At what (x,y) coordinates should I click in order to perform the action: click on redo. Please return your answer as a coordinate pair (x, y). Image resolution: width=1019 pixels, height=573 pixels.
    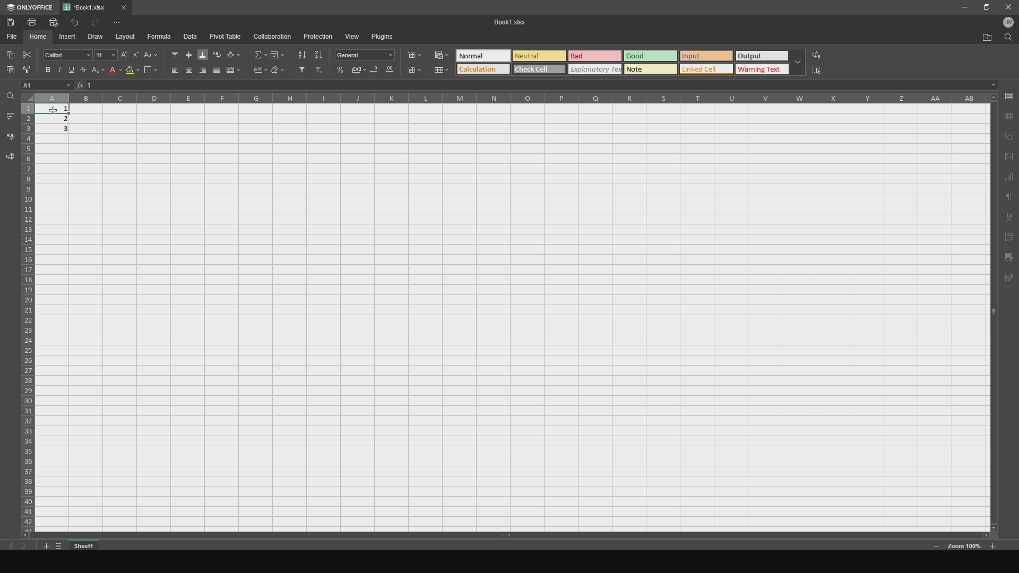
    Looking at the image, I should click on (97, 22).